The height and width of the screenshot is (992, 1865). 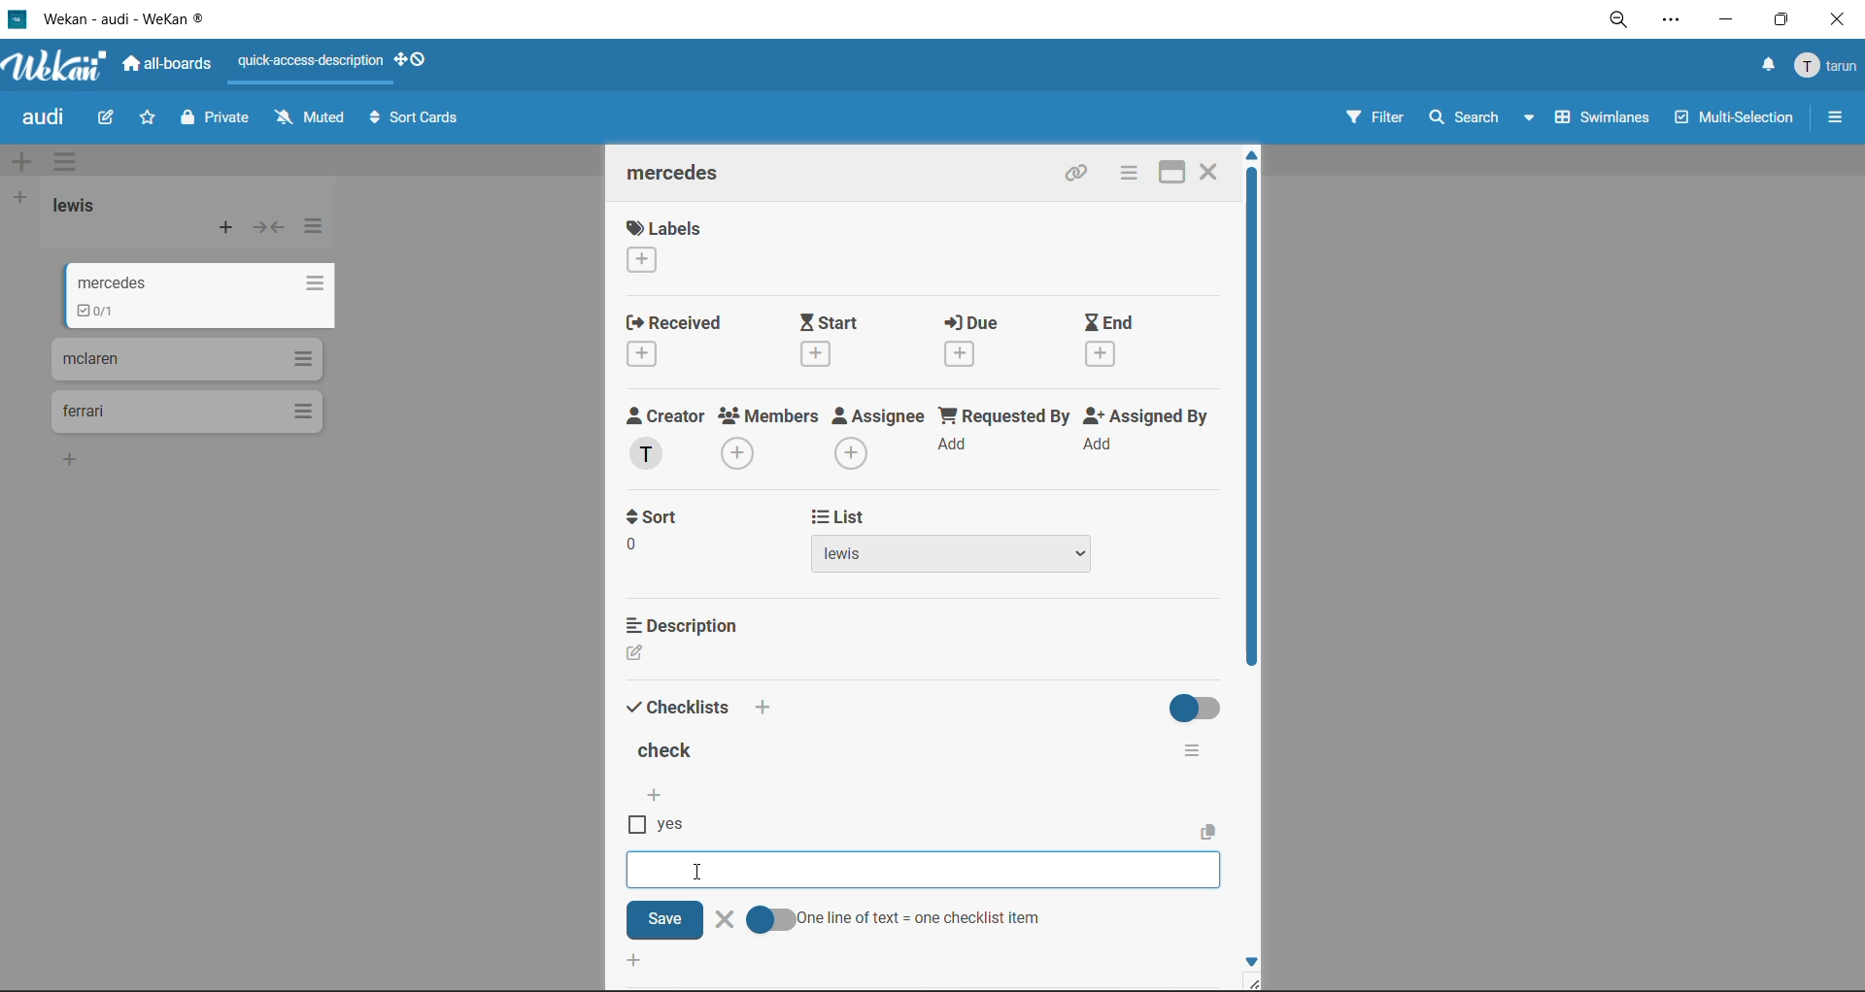 I want to click on card actions, so click(x=1125, y=175).